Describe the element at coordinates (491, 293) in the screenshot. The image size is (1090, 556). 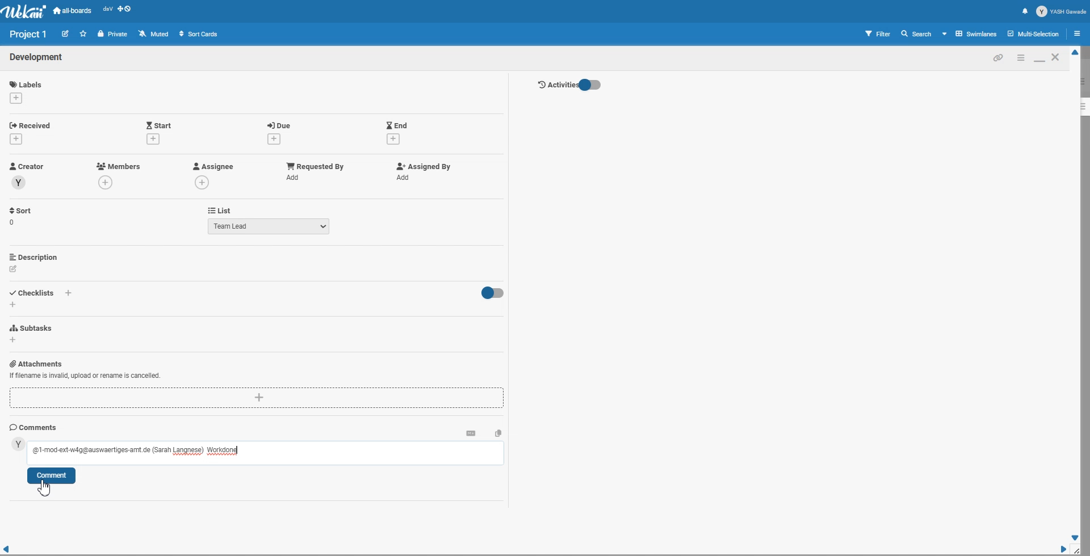
I see `Toggle` at that location.